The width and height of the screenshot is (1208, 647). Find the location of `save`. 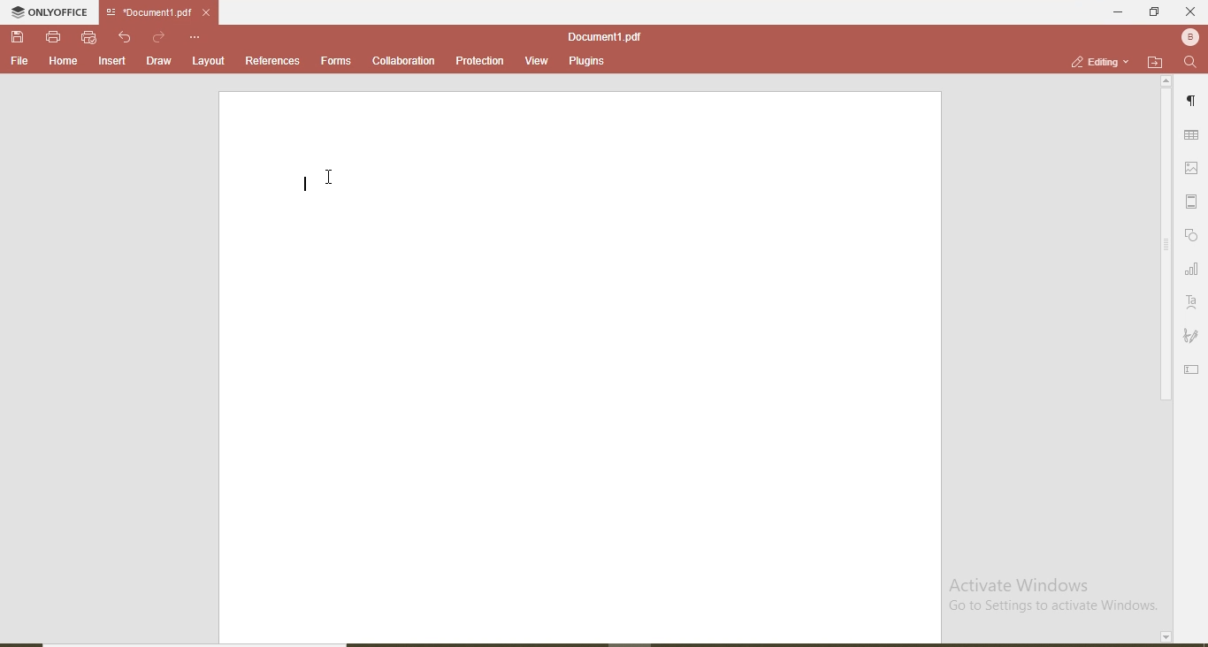

save is located at coordinates (19, 38).